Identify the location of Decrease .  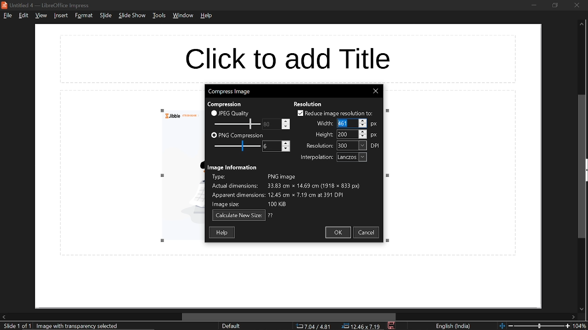
(363, 137).